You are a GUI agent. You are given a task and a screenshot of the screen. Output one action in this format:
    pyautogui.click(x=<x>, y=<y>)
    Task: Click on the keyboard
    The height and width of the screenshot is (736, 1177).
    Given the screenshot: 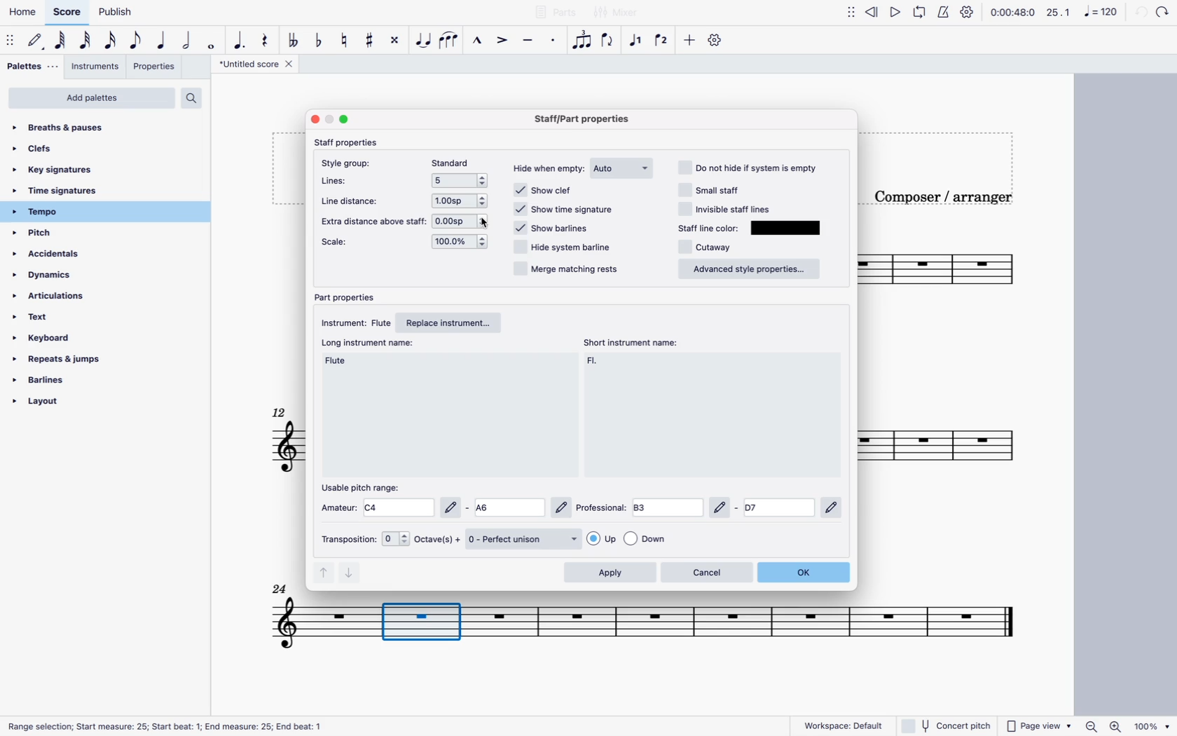 What is the action you would take?
    pyautogui.click(x=52, y=338)
    